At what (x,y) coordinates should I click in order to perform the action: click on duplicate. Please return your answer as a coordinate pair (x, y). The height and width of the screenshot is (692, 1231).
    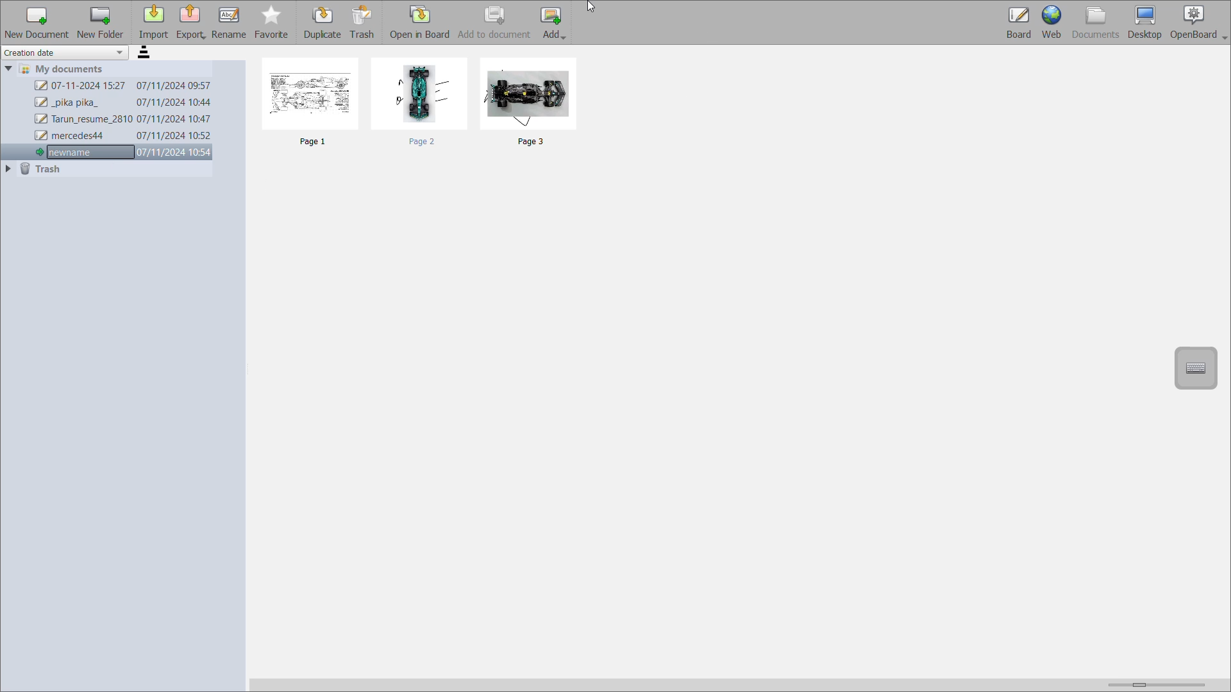
    Looking at the image, I should click on (324, 23).